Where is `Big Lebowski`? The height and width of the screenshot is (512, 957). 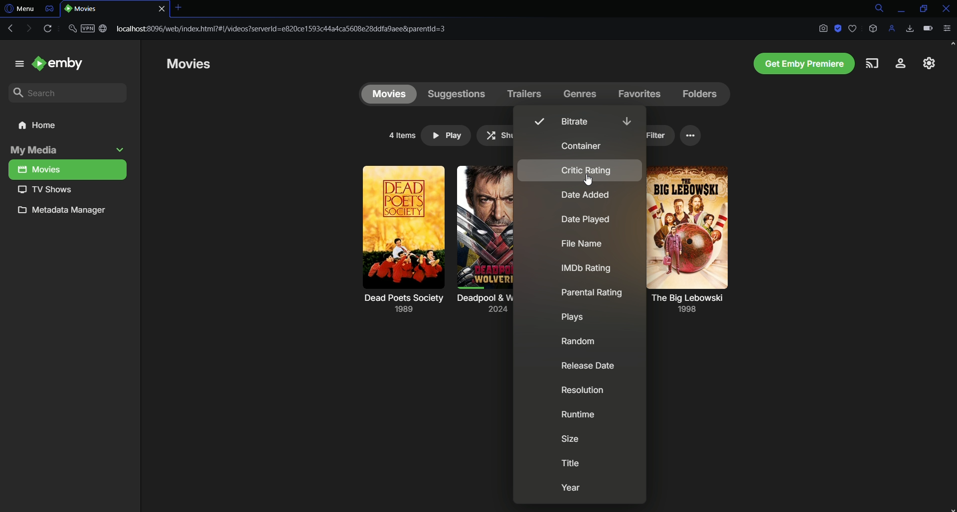 Big Lebowski is located at coordinates (686, 230).